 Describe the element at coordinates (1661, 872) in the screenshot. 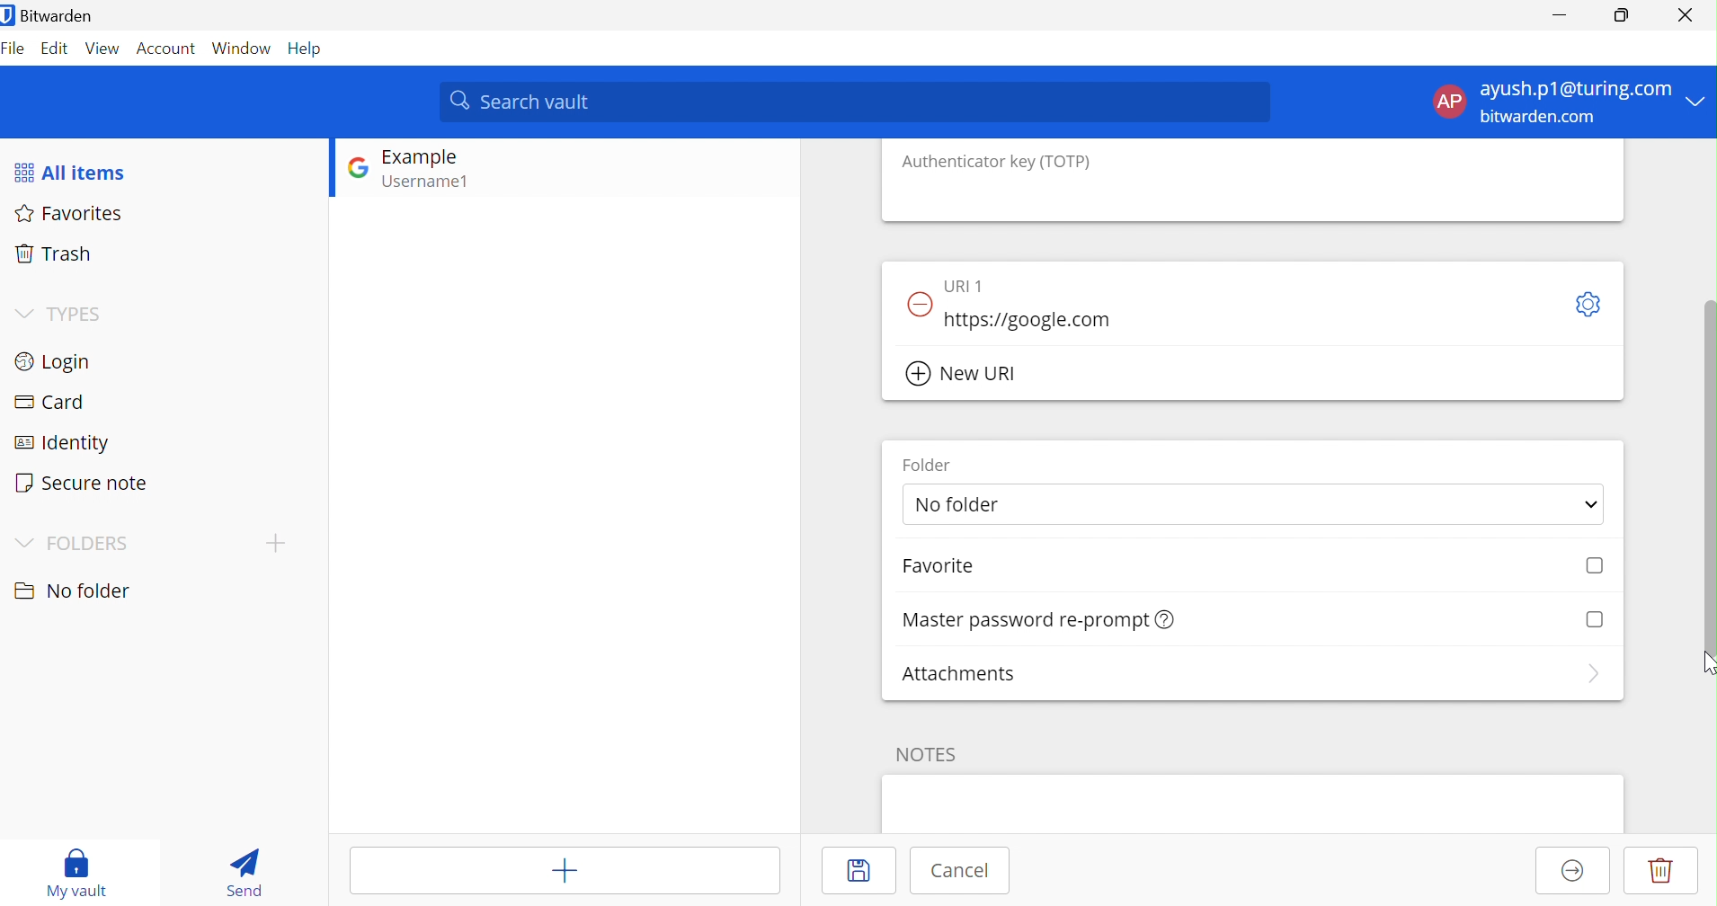

I see `Delete` at that location.